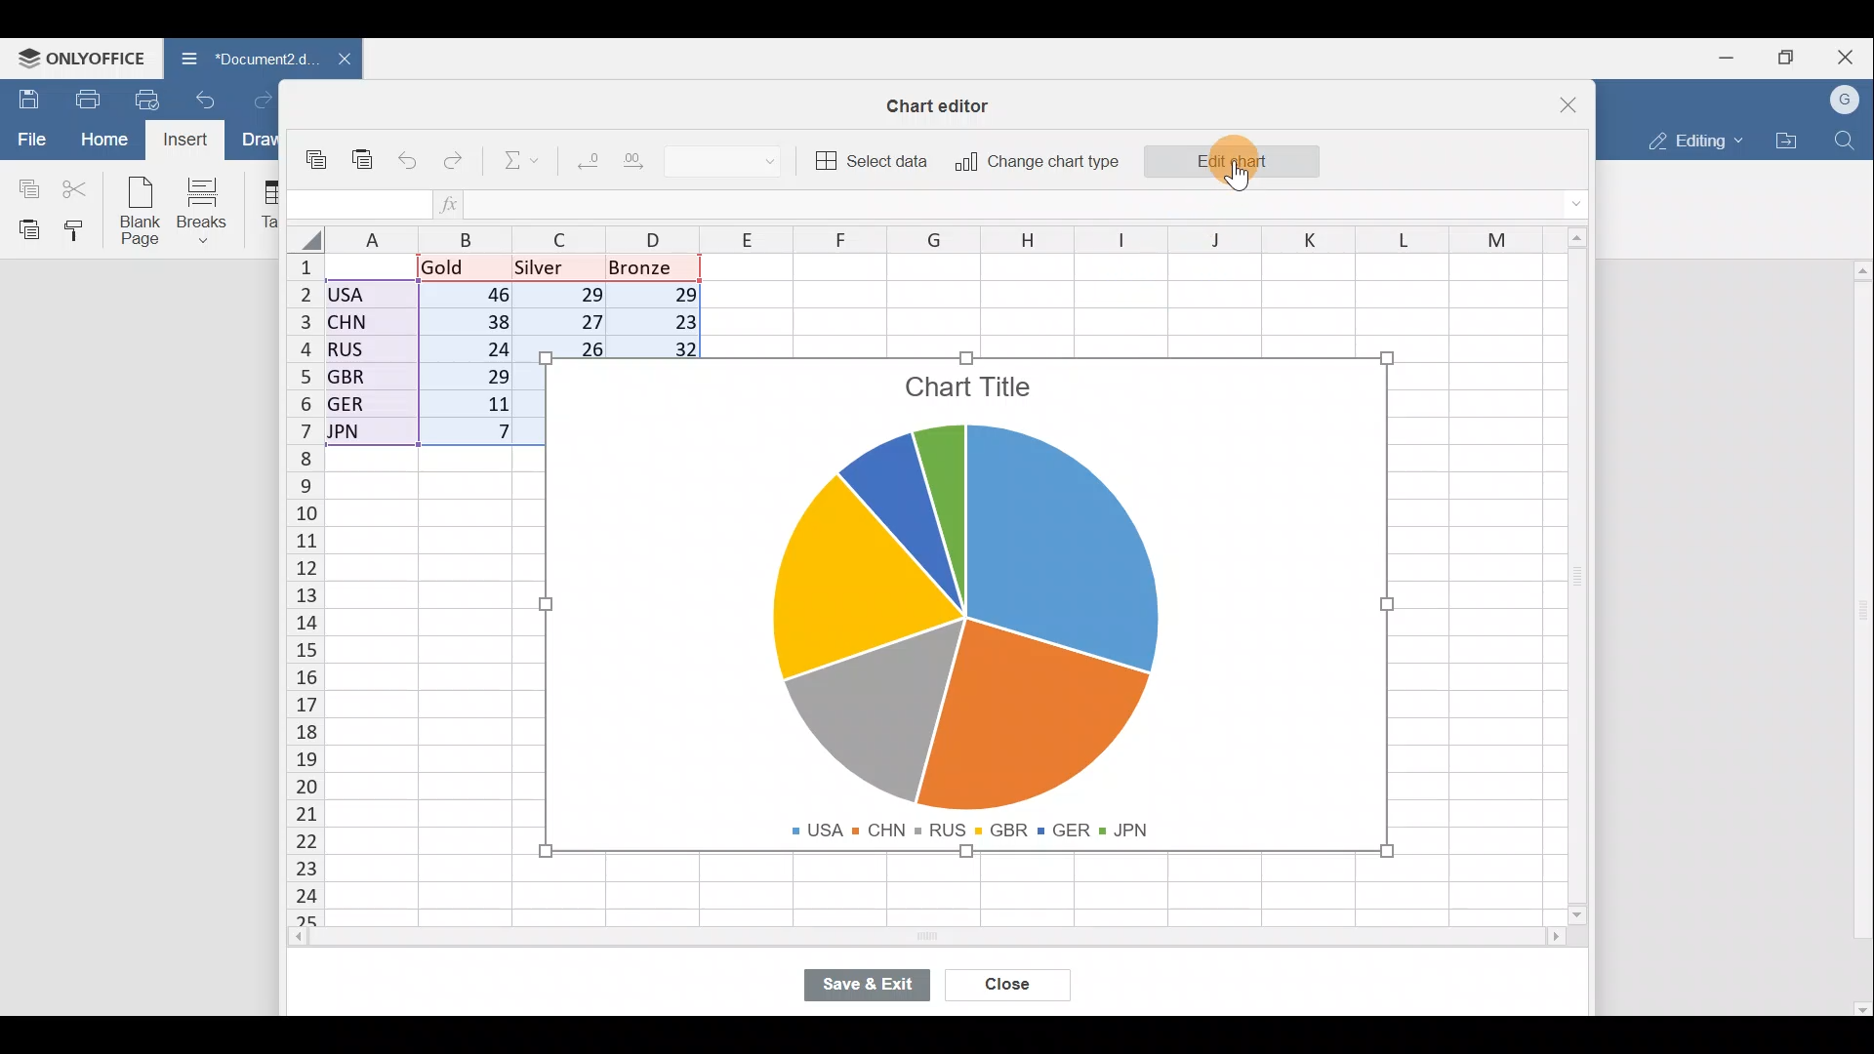 This screenshot has width=1874, height=1054. I want to click on Document name, so click(239, 58).